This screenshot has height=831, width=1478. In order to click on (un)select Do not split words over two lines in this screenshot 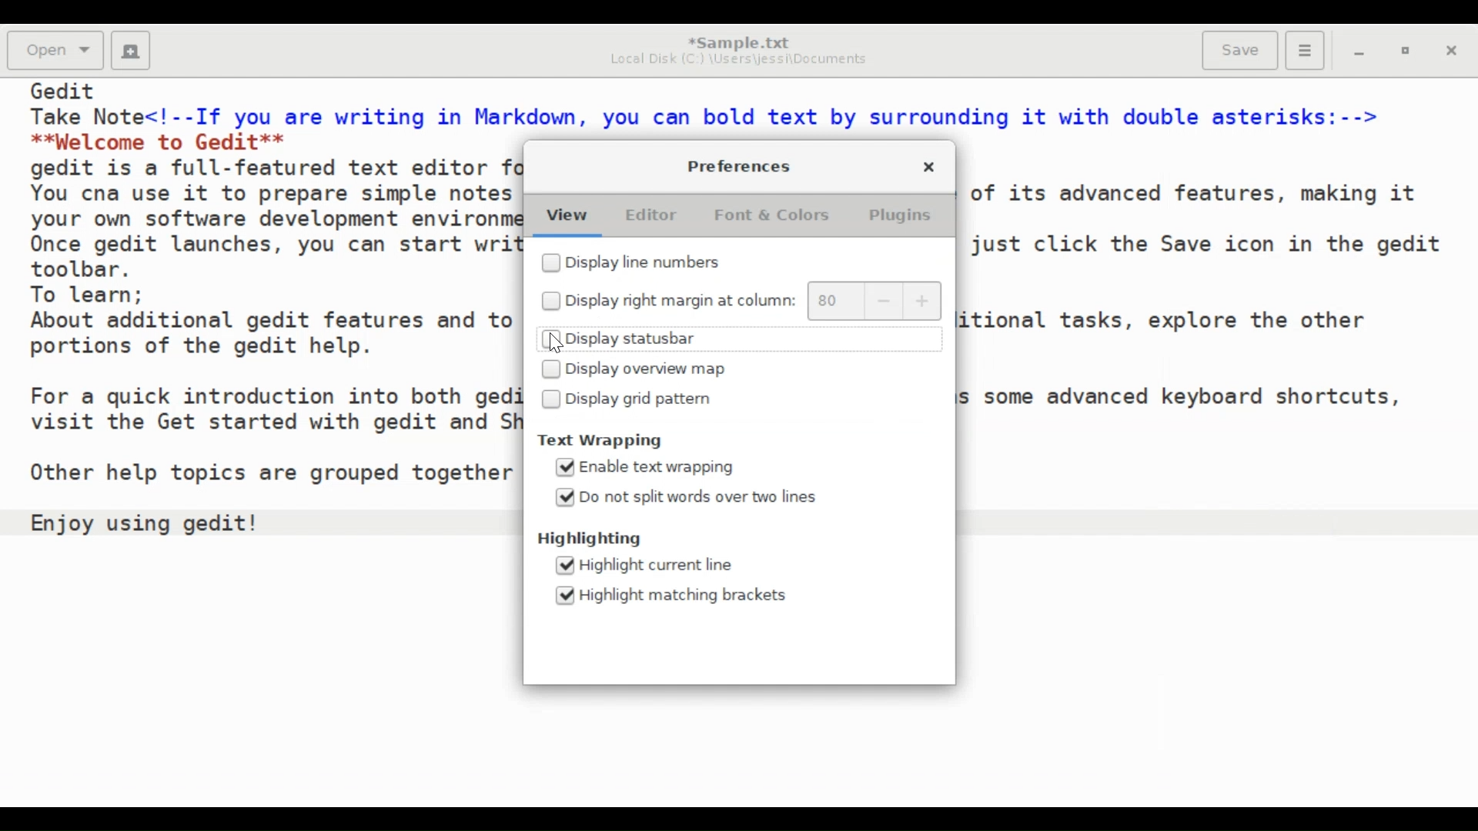, I will do `click(687, 497)`.